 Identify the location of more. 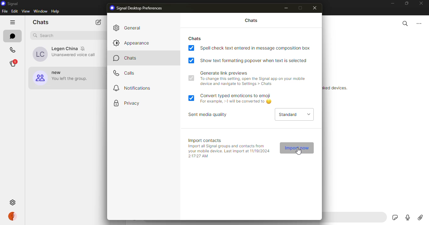
(419, 24).